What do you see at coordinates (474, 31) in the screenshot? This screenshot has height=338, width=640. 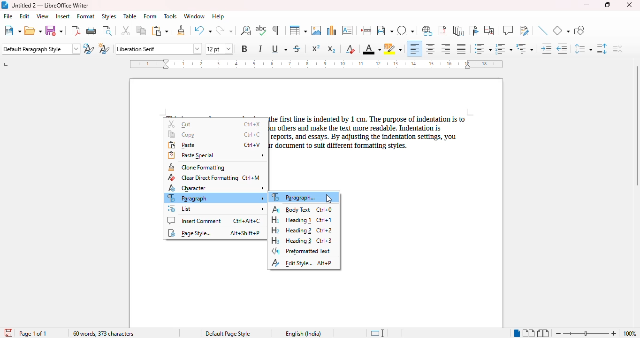 I see `insert bookmark` at bounding box center [474, 31].